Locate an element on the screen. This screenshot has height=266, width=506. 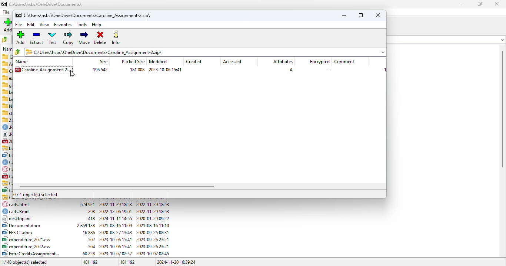
folder is located at coordinates (206, 52).